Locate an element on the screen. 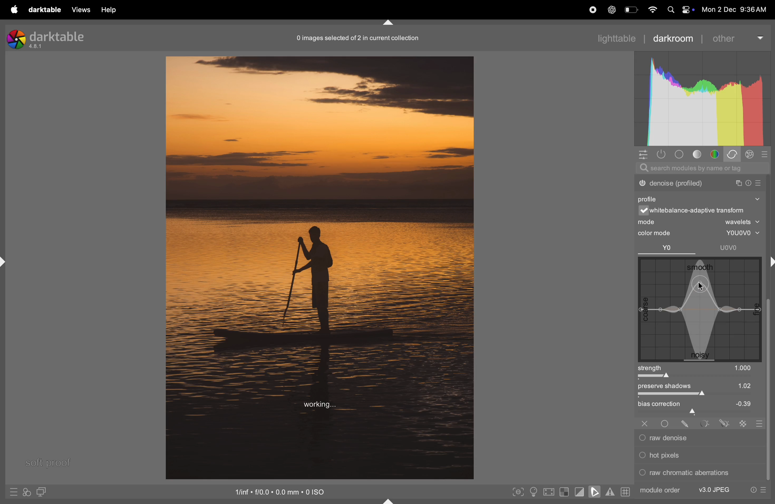 This screenshot has width=775, height=504. raw denoise is located at coordinates (696, 438).